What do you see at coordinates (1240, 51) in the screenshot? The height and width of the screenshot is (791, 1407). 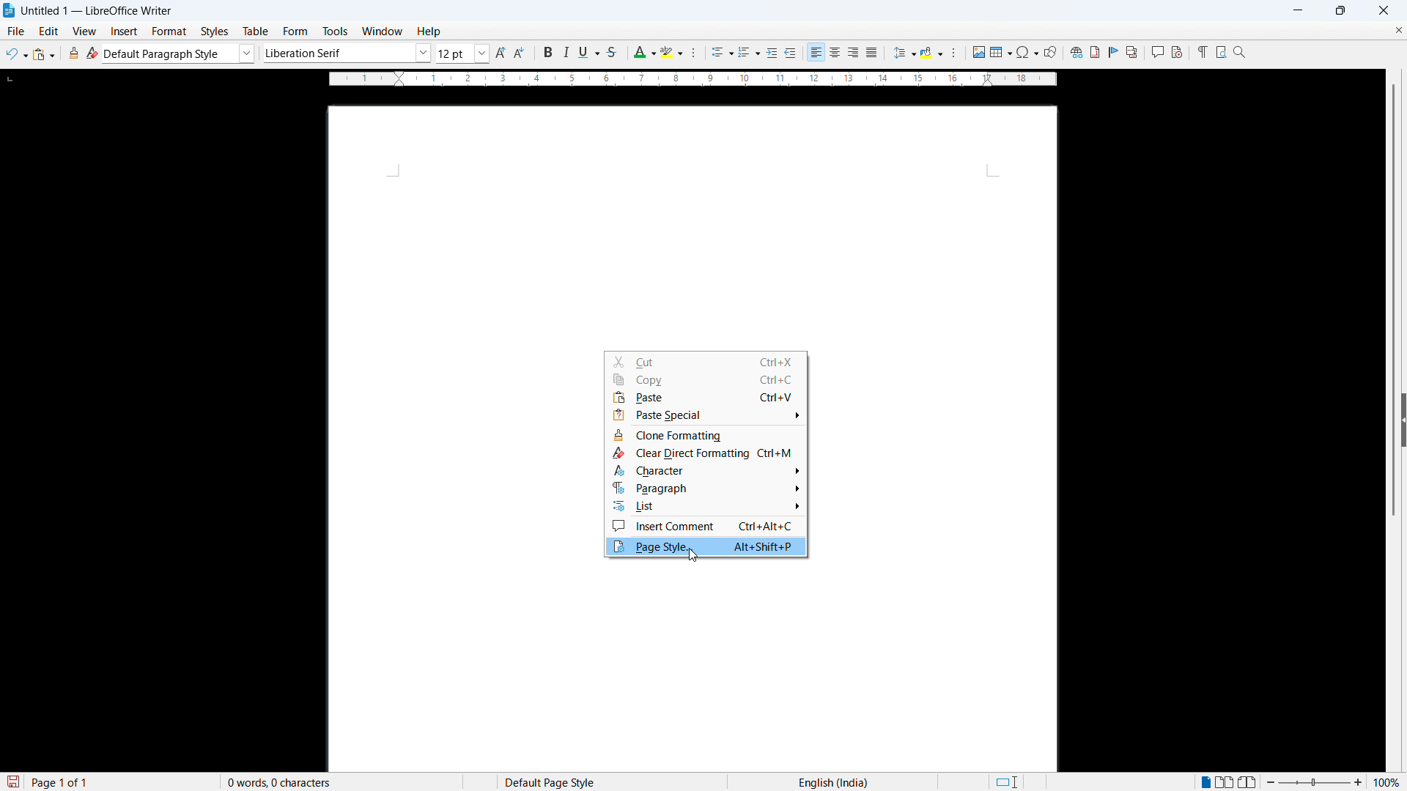 I see `Zoom ` at bounding box center [1240, 51].